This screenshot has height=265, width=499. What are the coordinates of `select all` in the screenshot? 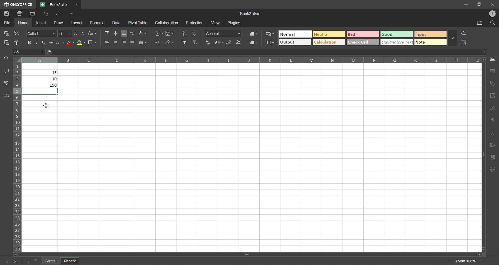 It's located at (464, 42).